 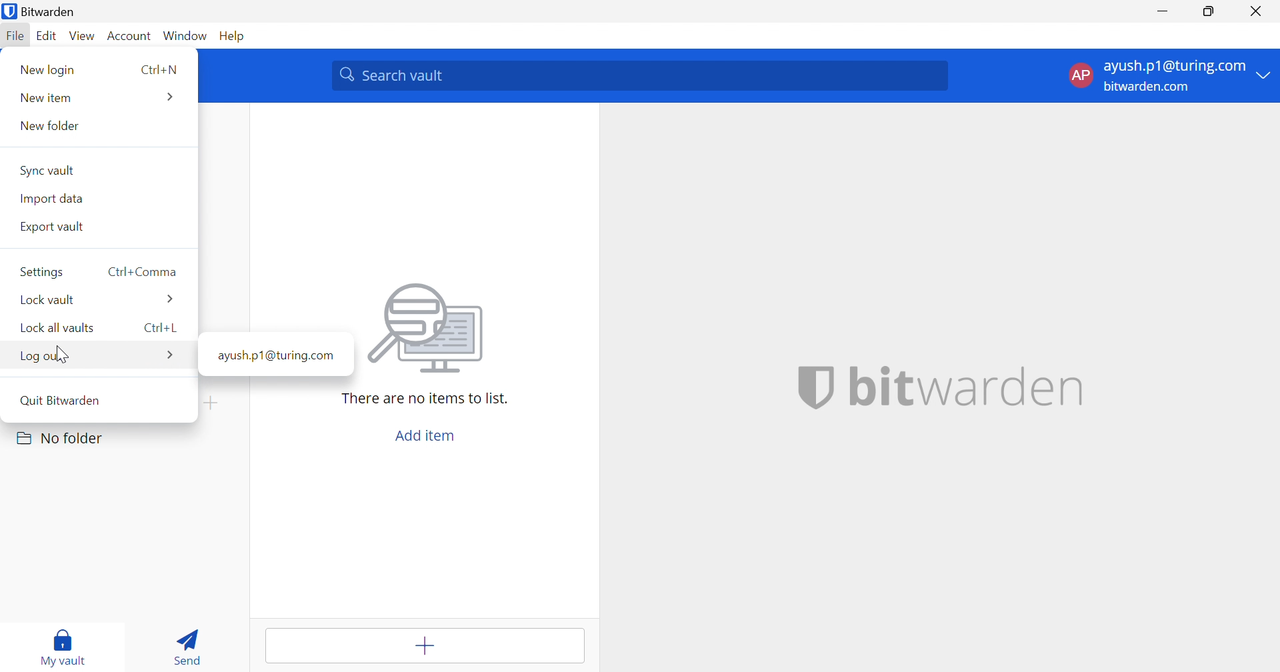 What do you see at coordinates (233, 35) in the screenshot?
I see `Help` at bounding box center [233, 35].